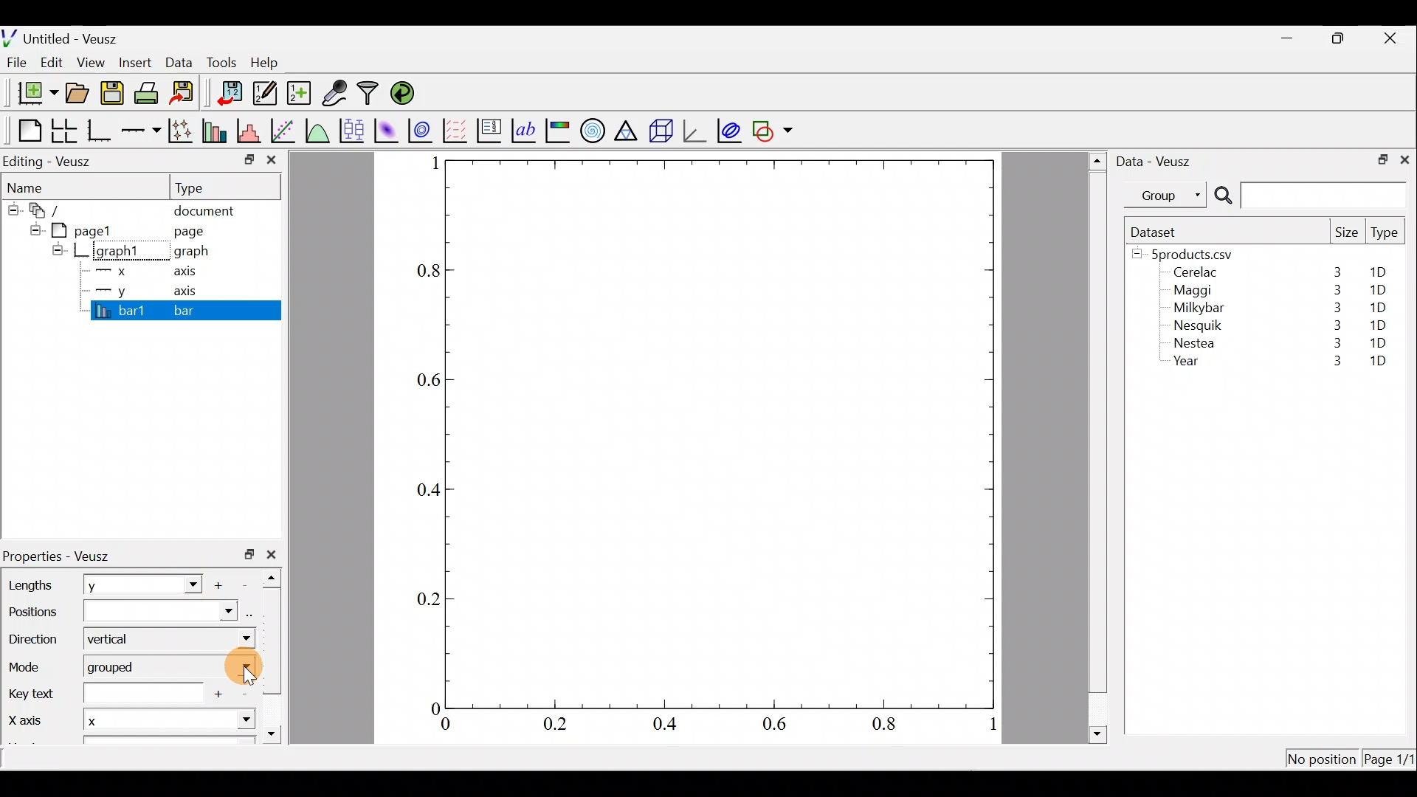  What do you see at coordinates (284, 129) in the screenshot?
I see `Fit a function to data` at bounding box center [284, 129].